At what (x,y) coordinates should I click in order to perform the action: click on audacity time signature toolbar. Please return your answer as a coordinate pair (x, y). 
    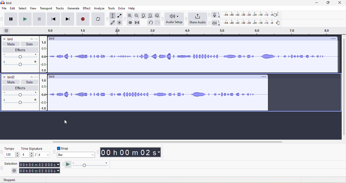
    Looking at the image, I should click on (2, 154).